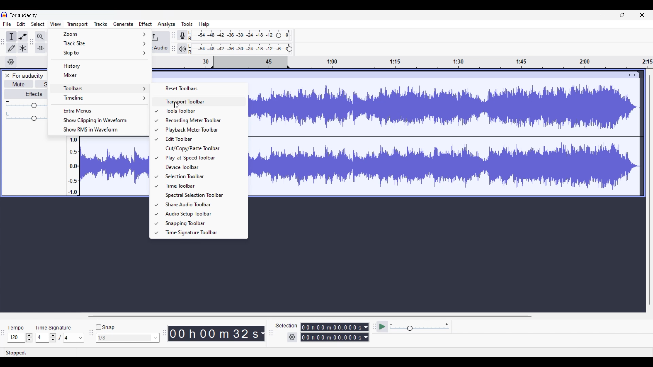 The height and width of the screenshot is (367, 653). I want to click on Timeline options, so click(11, 62).